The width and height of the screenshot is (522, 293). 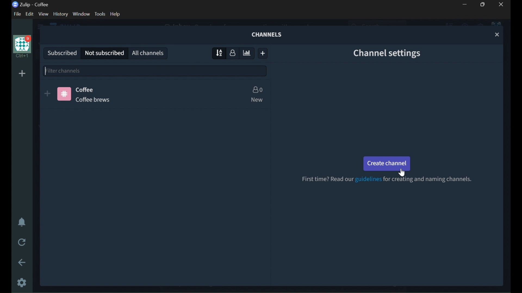 I want to click on RESTORE DOWN, so click(x=484, y=4).